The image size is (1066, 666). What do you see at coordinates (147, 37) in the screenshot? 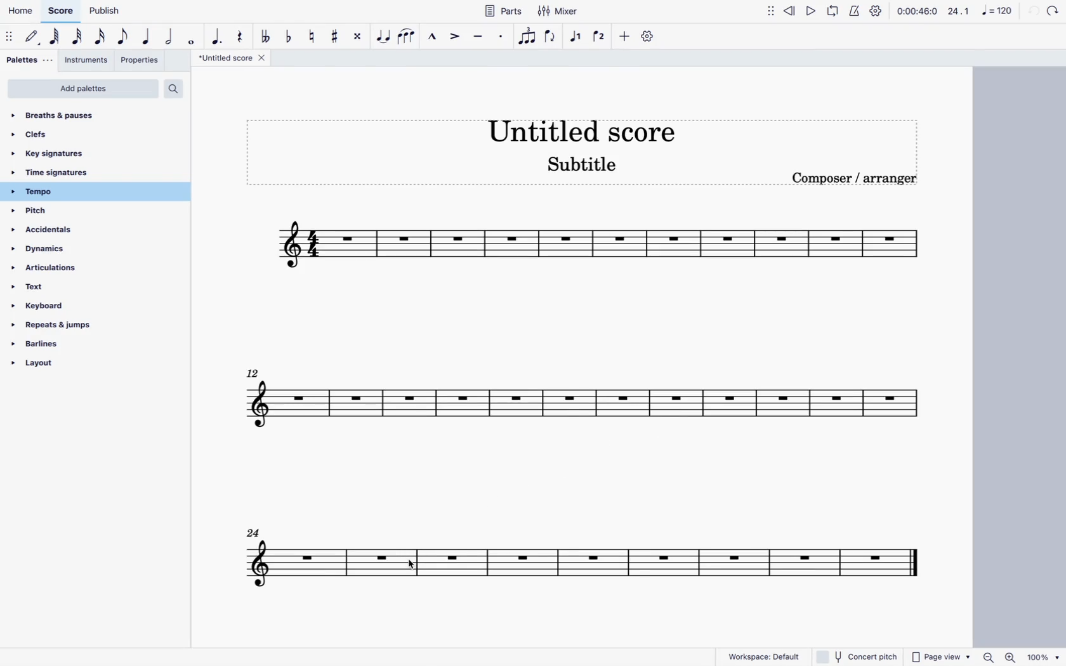
I see `quarter note` at bounding box center [147, 37].